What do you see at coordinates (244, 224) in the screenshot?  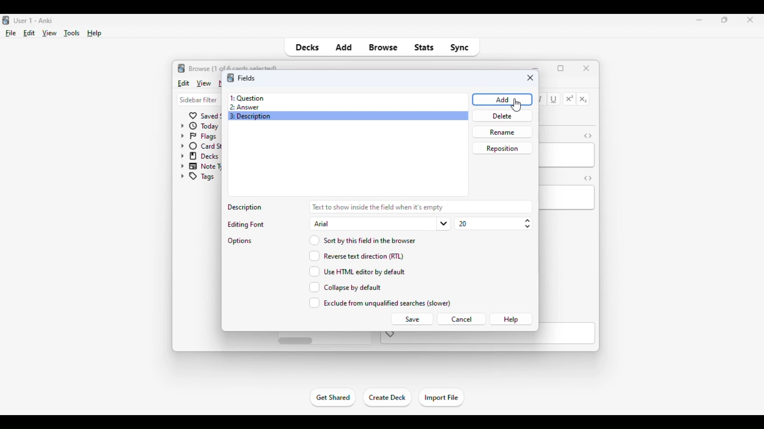 I see `editing font` at bounding box center [244, 224].